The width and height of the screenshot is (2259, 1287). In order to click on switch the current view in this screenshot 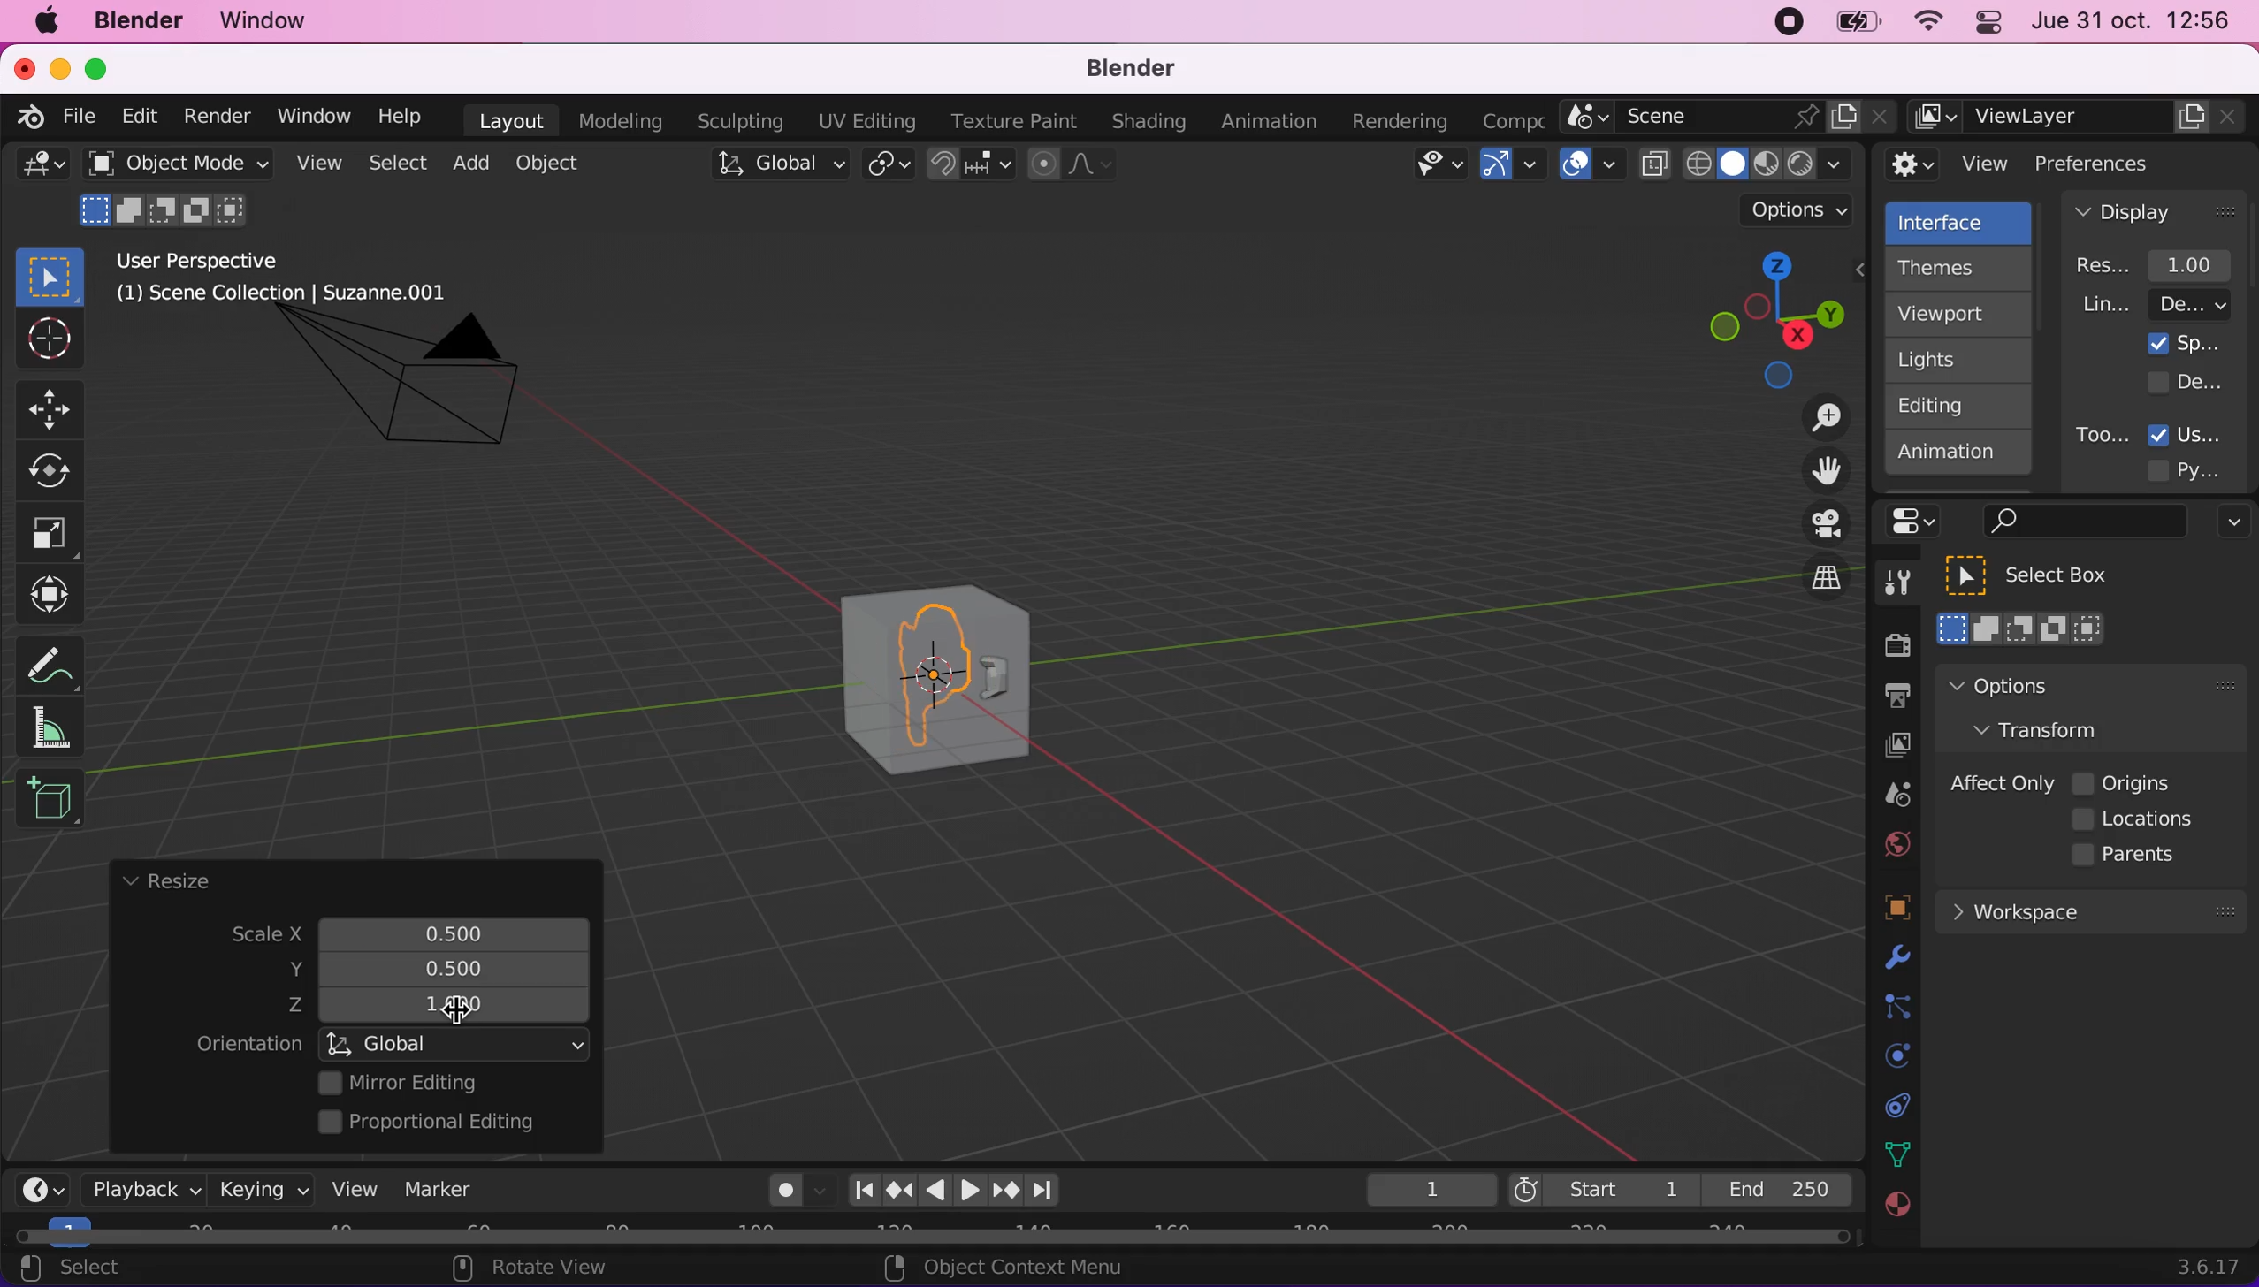, I will do `click(1807, 593)`.